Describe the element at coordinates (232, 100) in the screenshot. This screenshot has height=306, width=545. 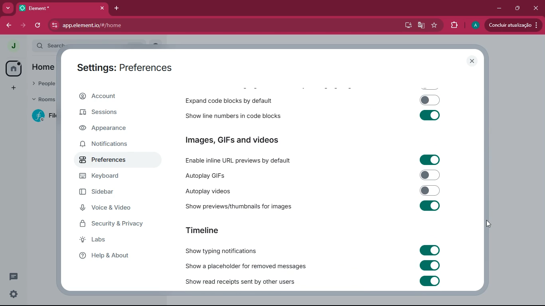
I see `expand code blocks by default` at that location.